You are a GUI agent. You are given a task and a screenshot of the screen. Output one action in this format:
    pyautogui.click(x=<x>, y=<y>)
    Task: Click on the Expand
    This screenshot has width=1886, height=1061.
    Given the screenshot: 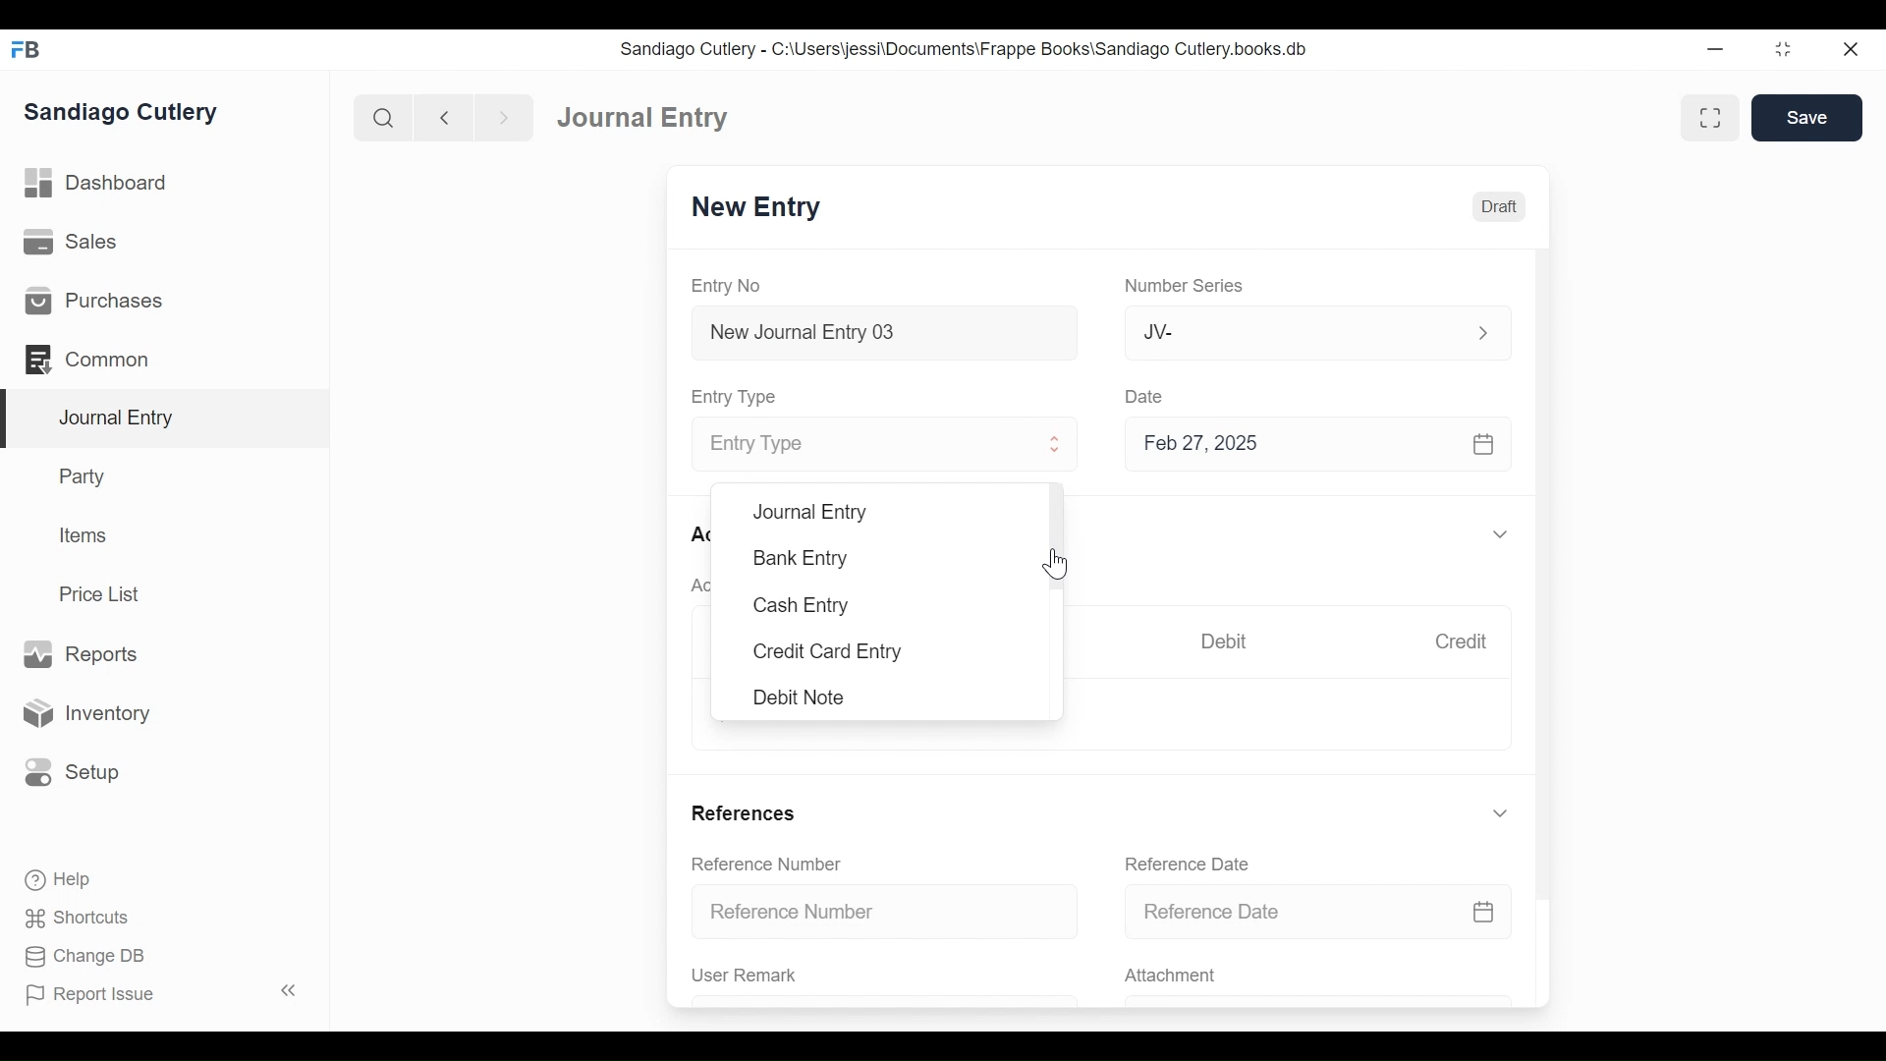 What is the action you would take?
    pyautogui.click(x=1503, y=533)
    